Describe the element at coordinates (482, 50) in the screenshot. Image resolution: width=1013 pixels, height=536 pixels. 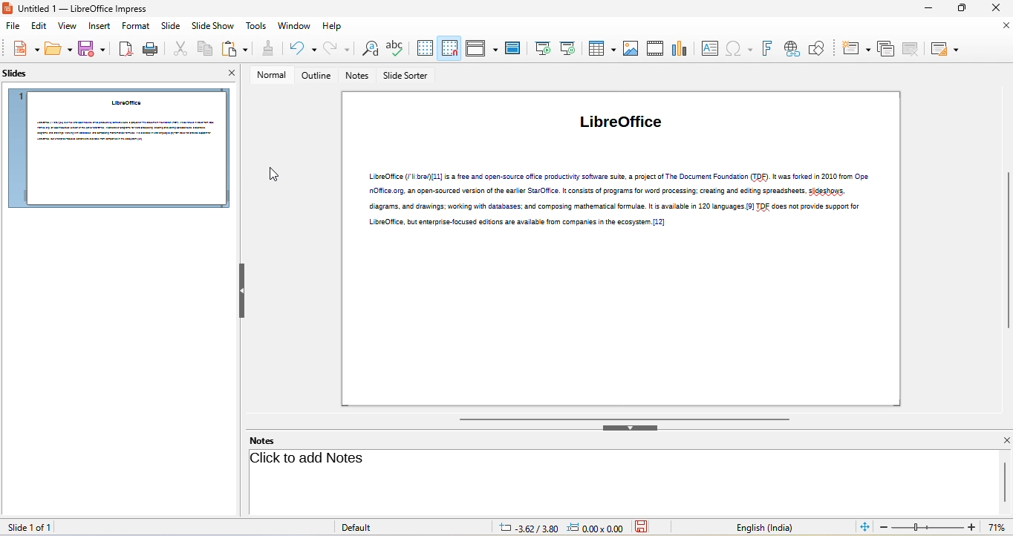
I see `display view` at that location.